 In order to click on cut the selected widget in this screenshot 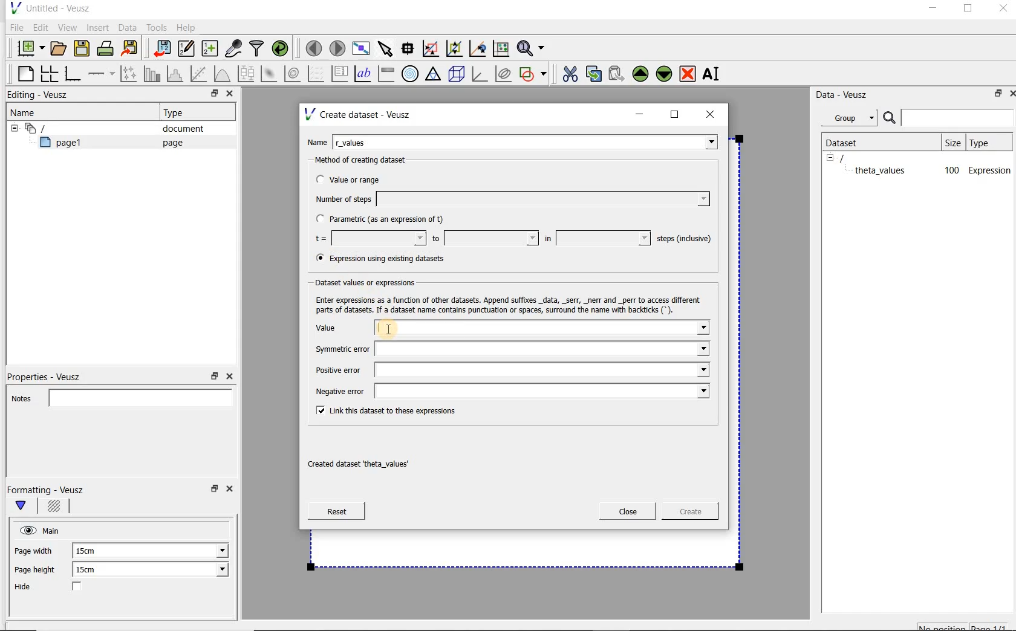, I will do `click(568, 73)`.